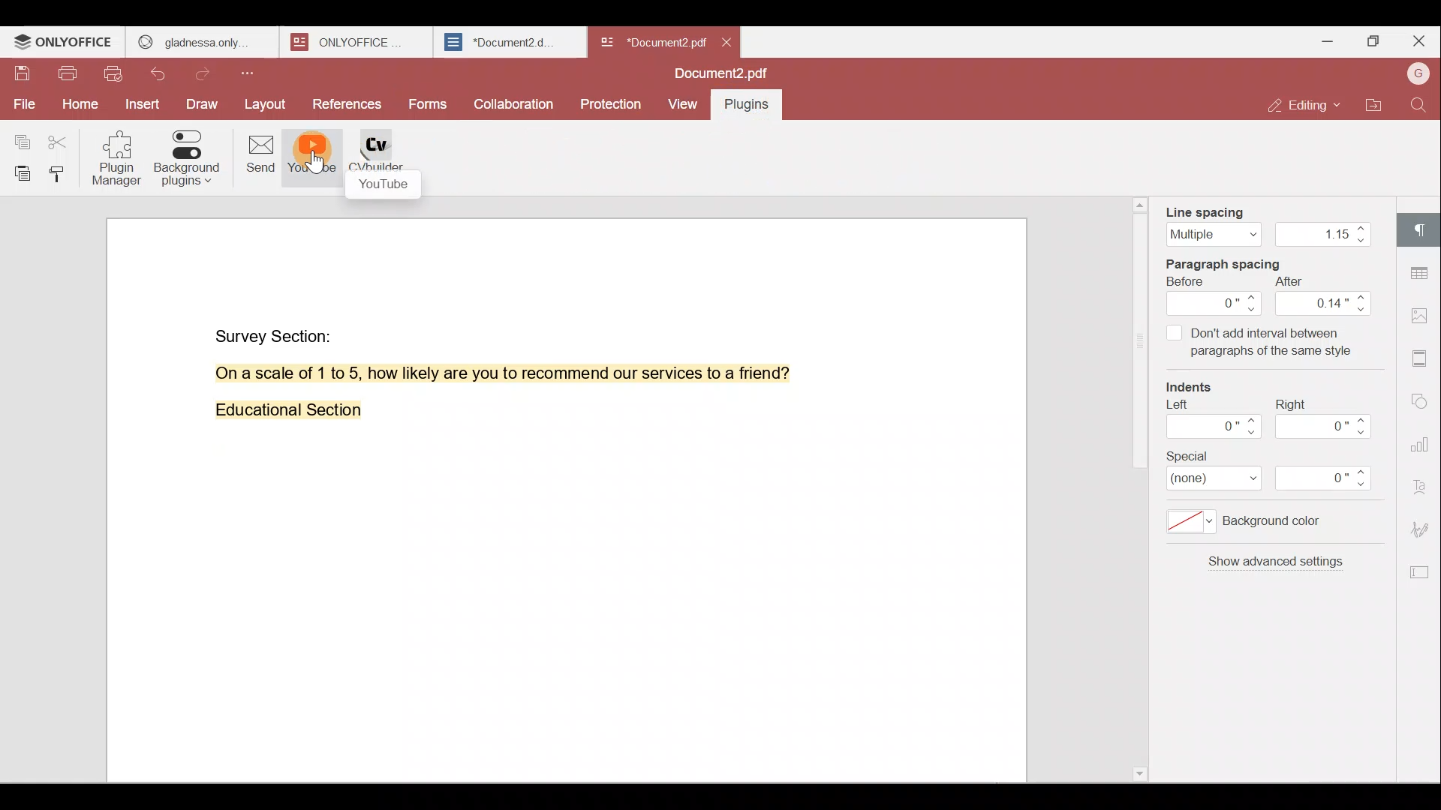  Describe the element at coordinates (203, 106) in the screenshot. I see `Draw` at that location.